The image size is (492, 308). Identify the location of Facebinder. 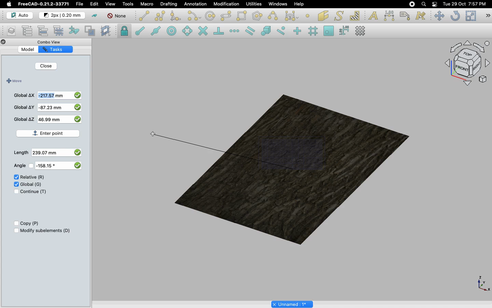
(323, 16).